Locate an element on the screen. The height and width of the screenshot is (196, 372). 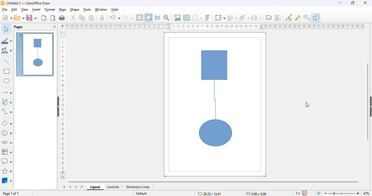
flowchart is located at coordinates (7, 152).